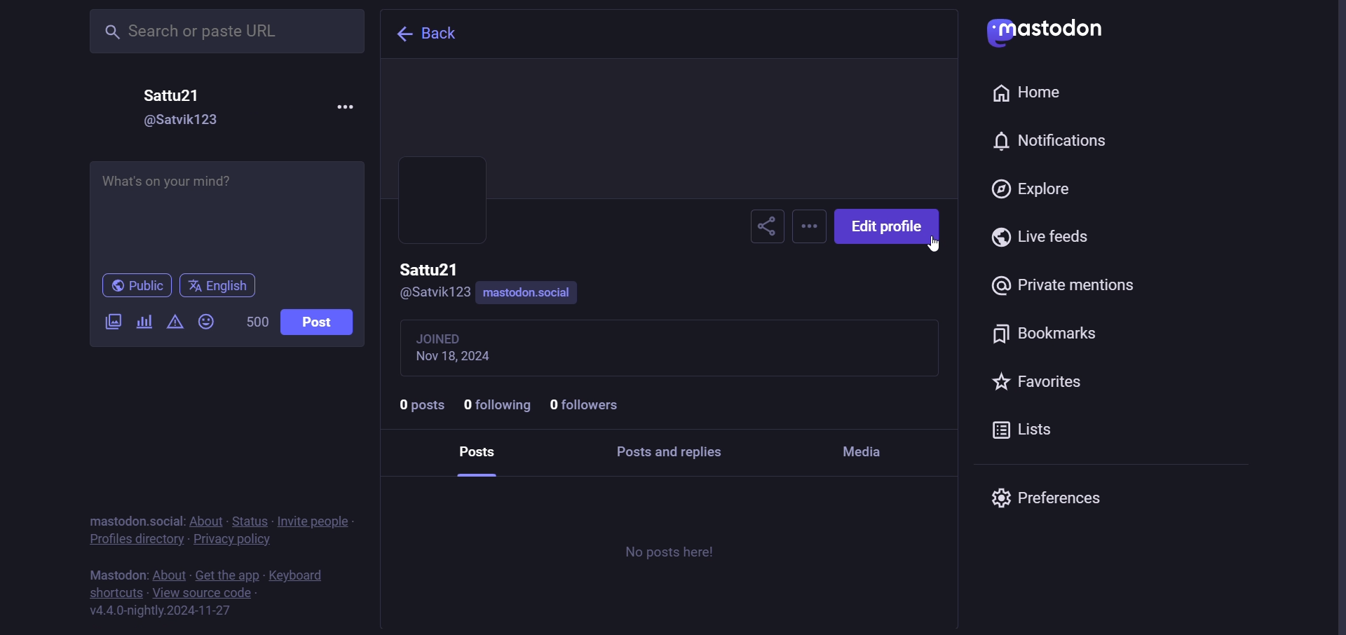 The height and width of the screenshot is (635, 1346). Describe the element at coordinates (165, 520) in the screenshot. I see `social` at that location.